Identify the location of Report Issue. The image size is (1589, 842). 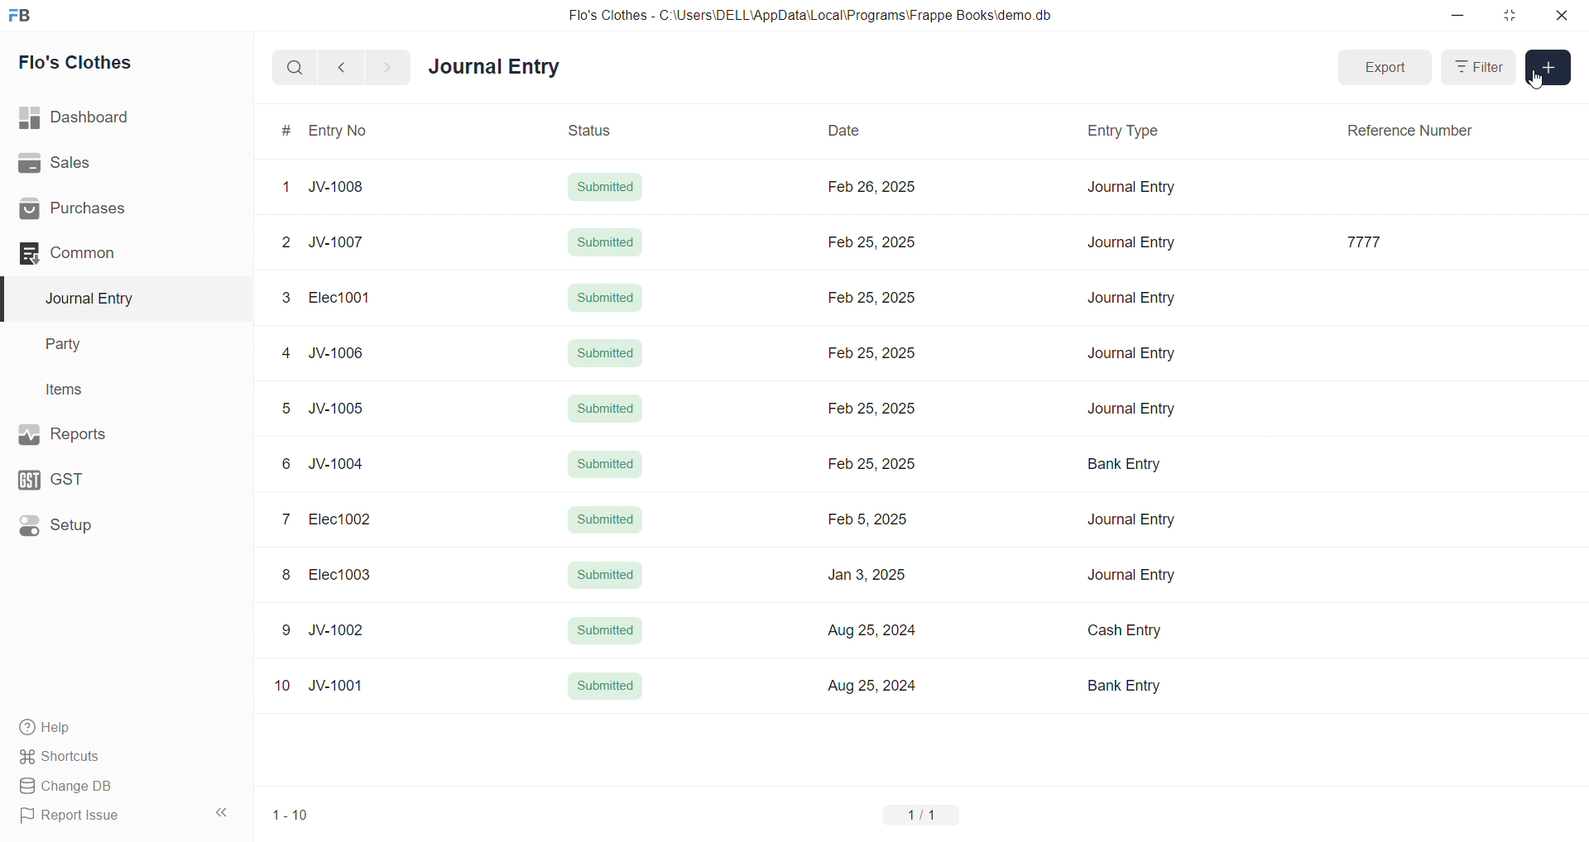
(99, 819).